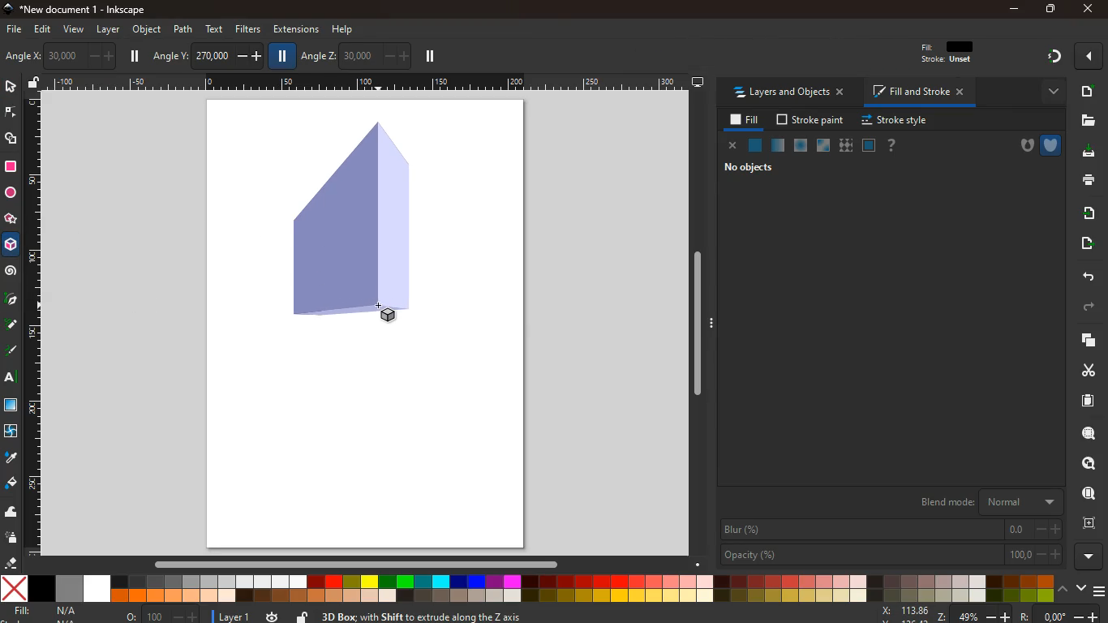 Image resolution: width=1108 pixels, height=623 pixels. I want to click on paint, so click(11, 484).